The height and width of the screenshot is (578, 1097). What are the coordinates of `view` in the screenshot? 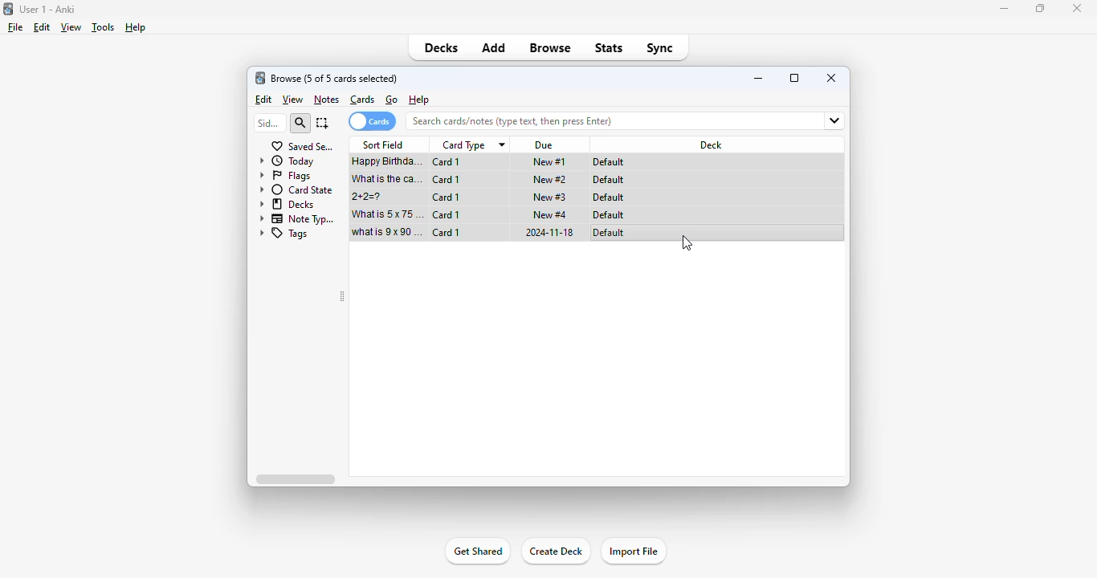 It's located at (71, 27).